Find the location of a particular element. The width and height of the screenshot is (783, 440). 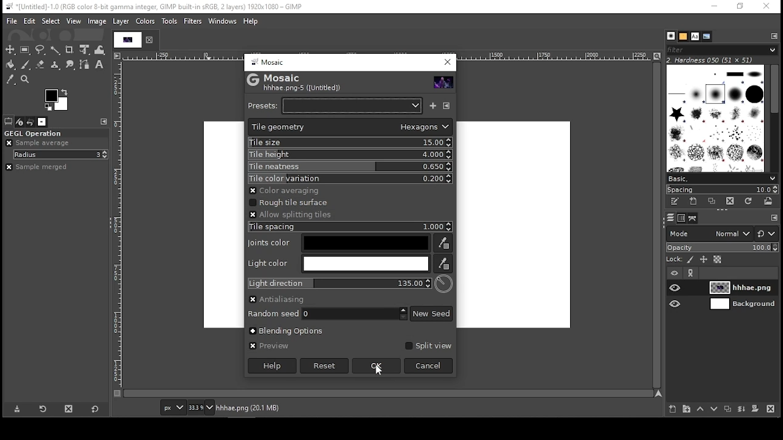

eraser tool is located at coordinates (41, 64).